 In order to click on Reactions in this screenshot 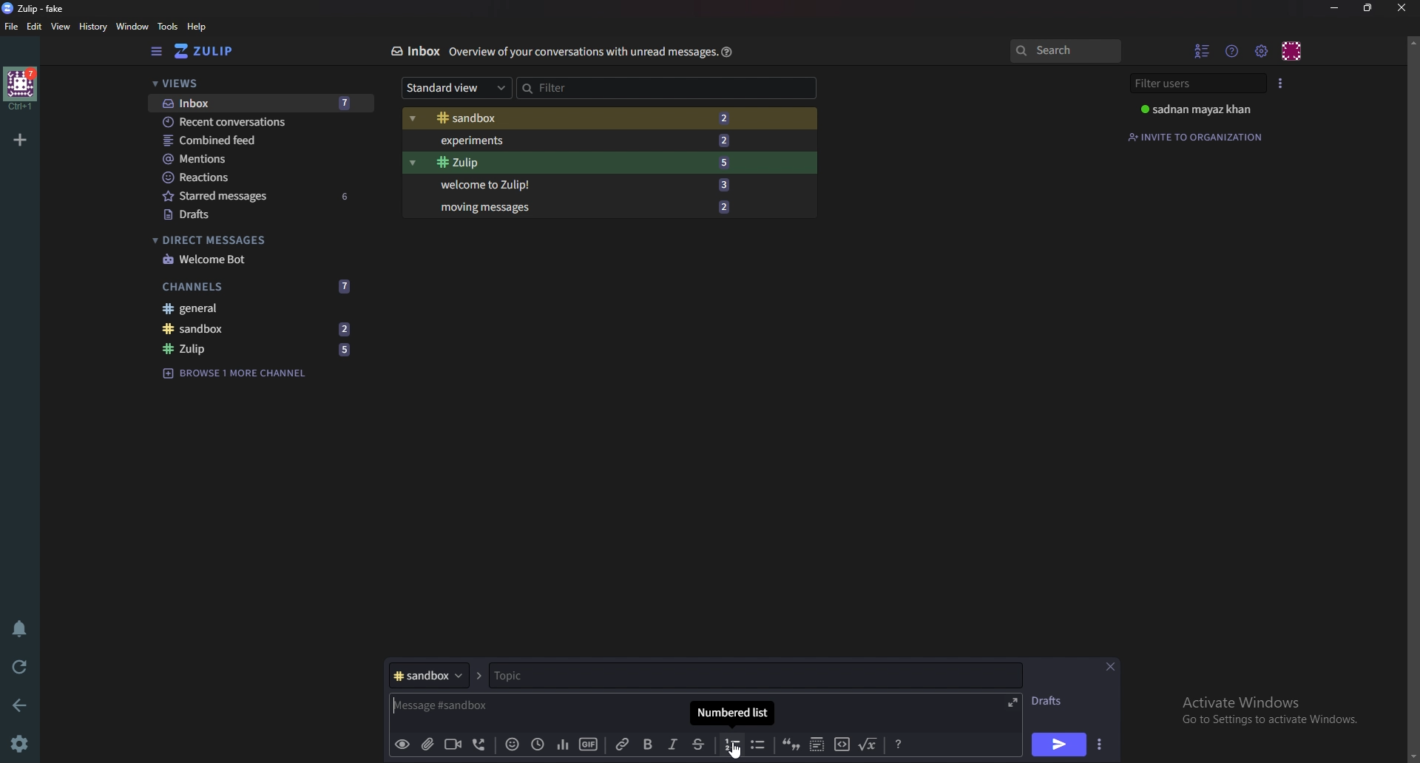, I will do `click(257, 176)`.